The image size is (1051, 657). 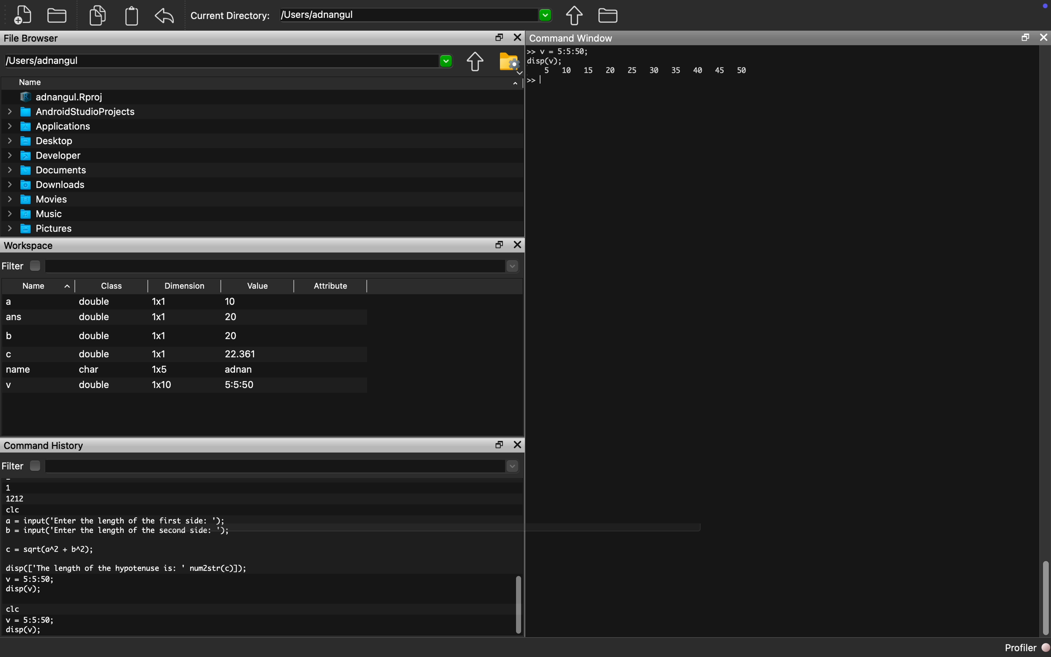 I want to click on 20, so click(x=231, y=335).